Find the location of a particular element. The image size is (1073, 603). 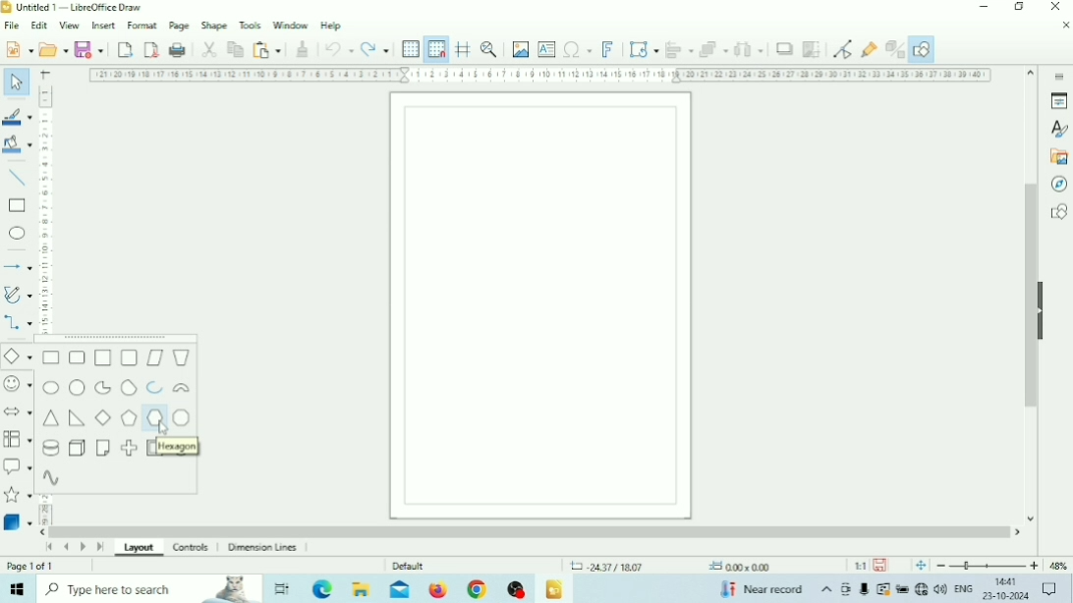

Rectangle is located at coordinates (51, 356).